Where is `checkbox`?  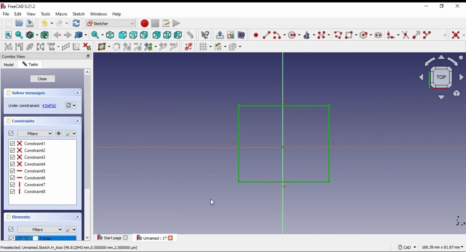
checkbox is located at coordinates (11, 239).